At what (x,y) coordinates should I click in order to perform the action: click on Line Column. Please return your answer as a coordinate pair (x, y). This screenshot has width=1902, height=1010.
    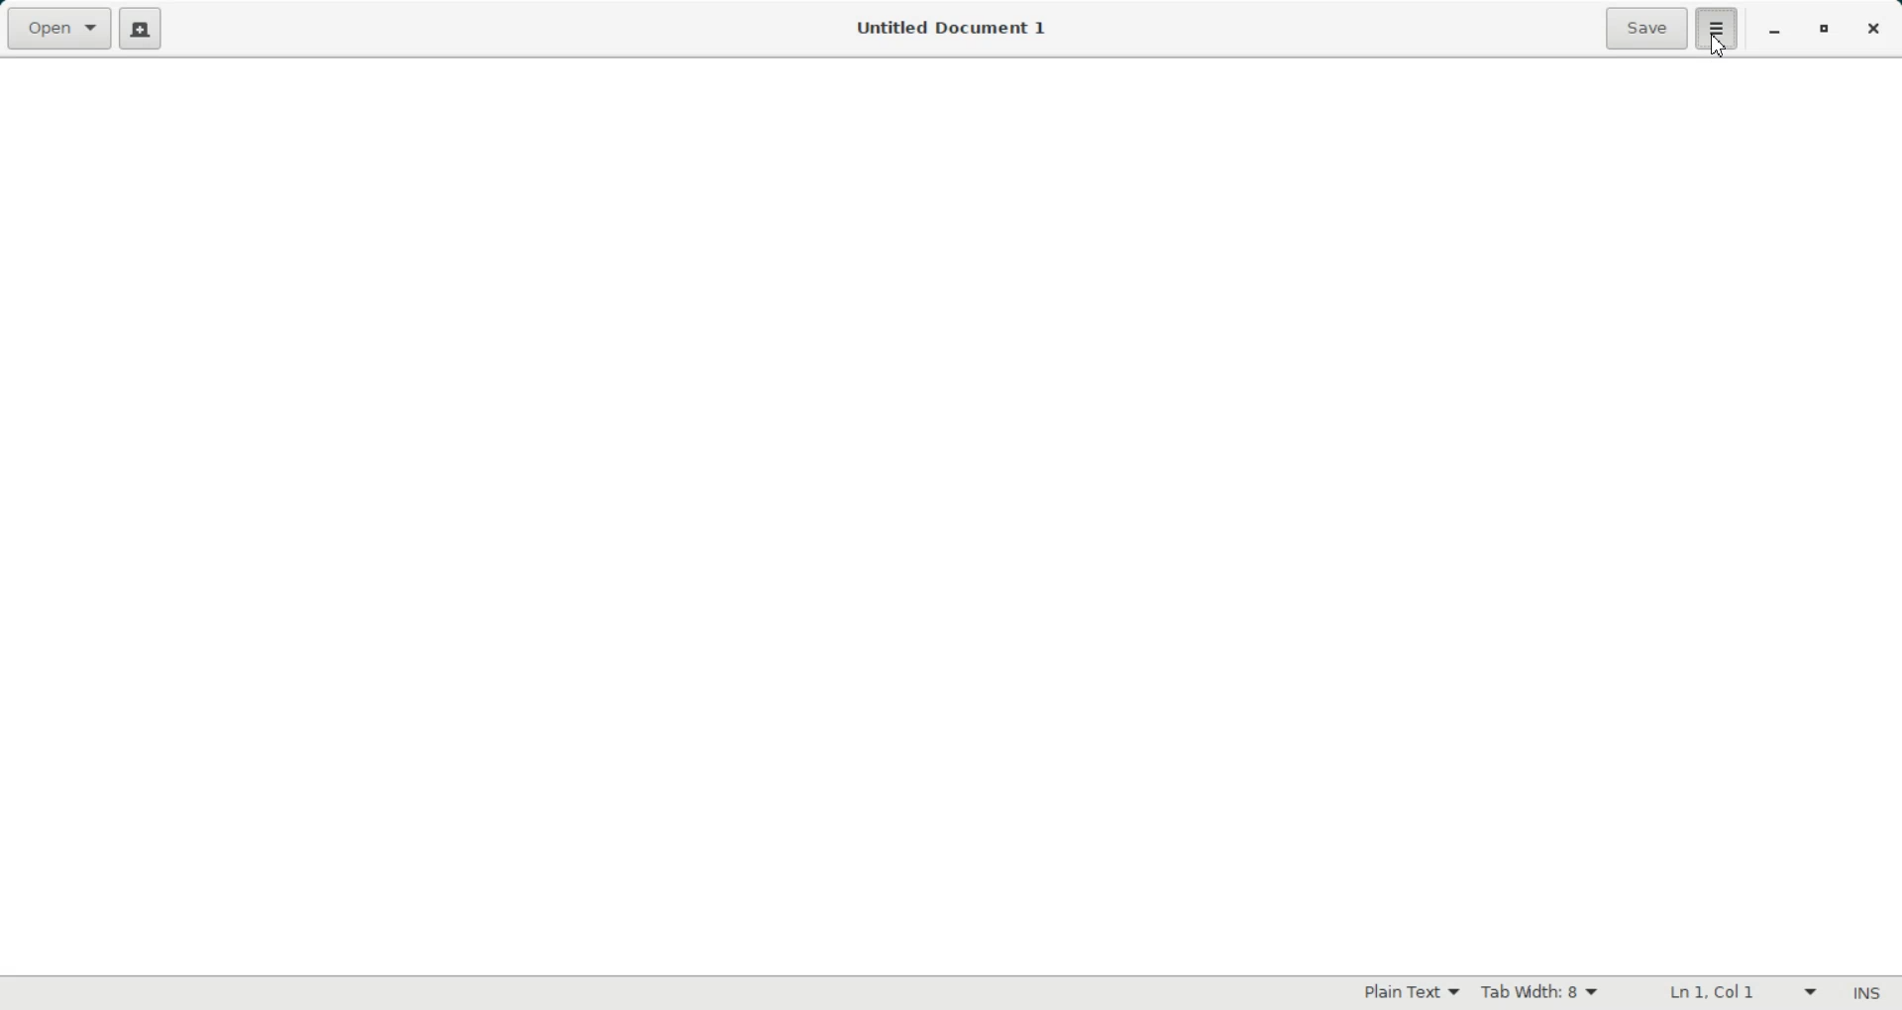
    Looking at the image, I should click on (1738, 994).